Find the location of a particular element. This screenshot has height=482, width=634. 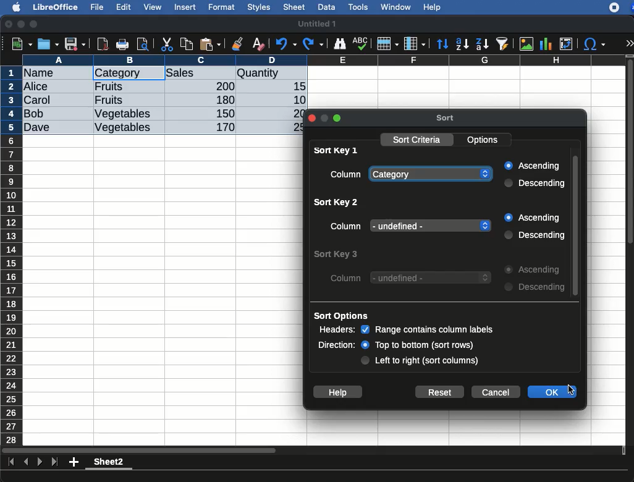

20 is located at coordinates (292, 113).